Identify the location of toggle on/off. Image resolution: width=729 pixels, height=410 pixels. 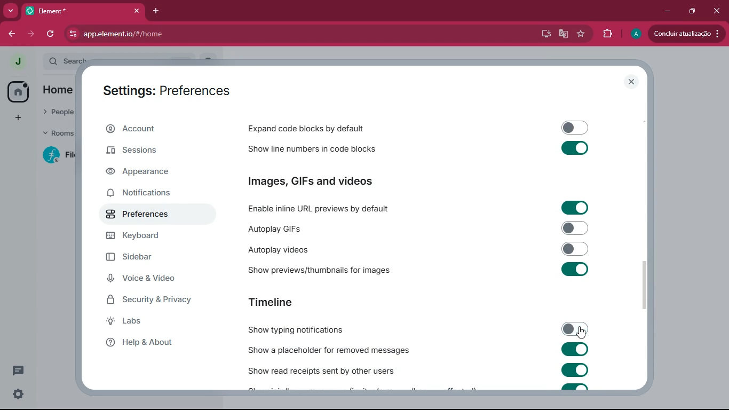
(575, 349).